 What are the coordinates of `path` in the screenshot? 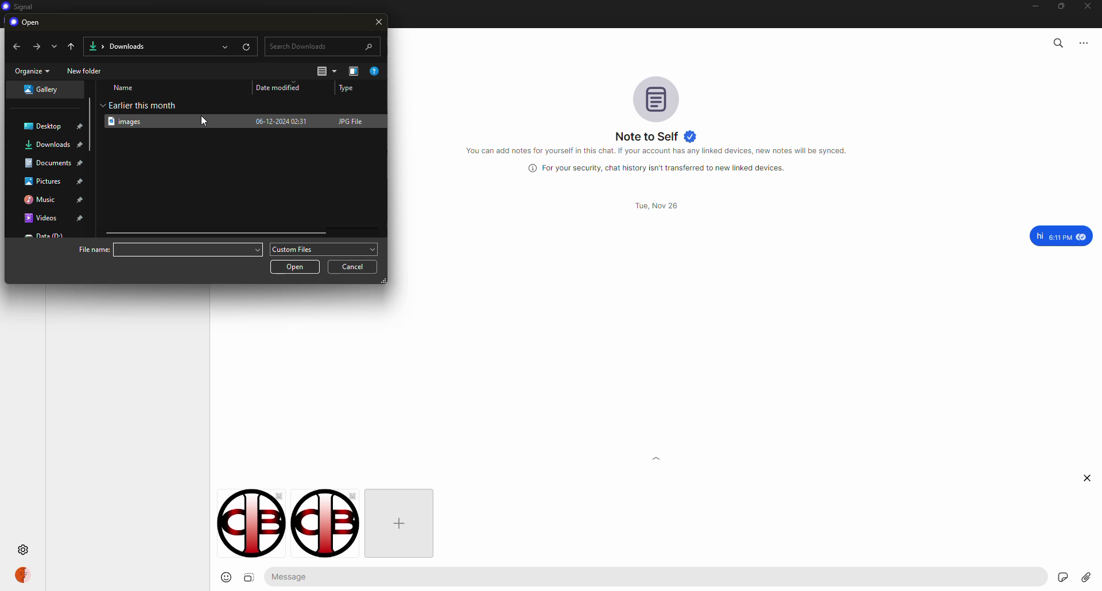 It's located at (125, 45).